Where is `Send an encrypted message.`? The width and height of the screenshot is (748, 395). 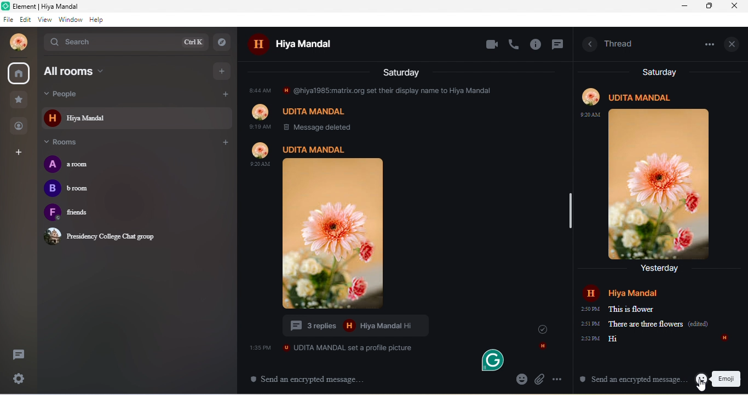 Send an encrypted message. is located at coordinates (631, 378).